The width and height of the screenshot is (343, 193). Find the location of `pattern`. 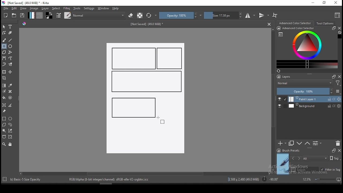

pattern is located at coordinates (39, 15).